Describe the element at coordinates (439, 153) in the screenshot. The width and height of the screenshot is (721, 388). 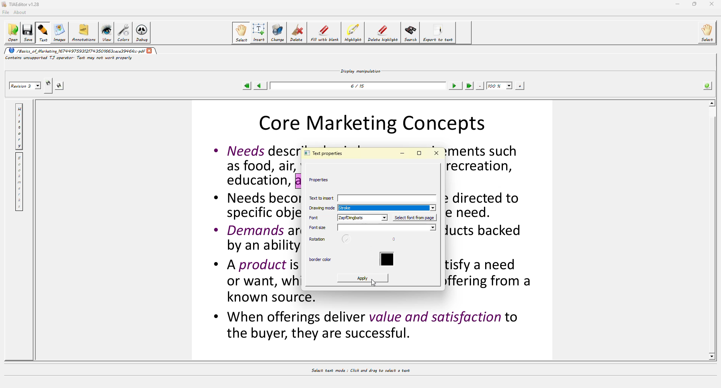
I see `close` at that location.